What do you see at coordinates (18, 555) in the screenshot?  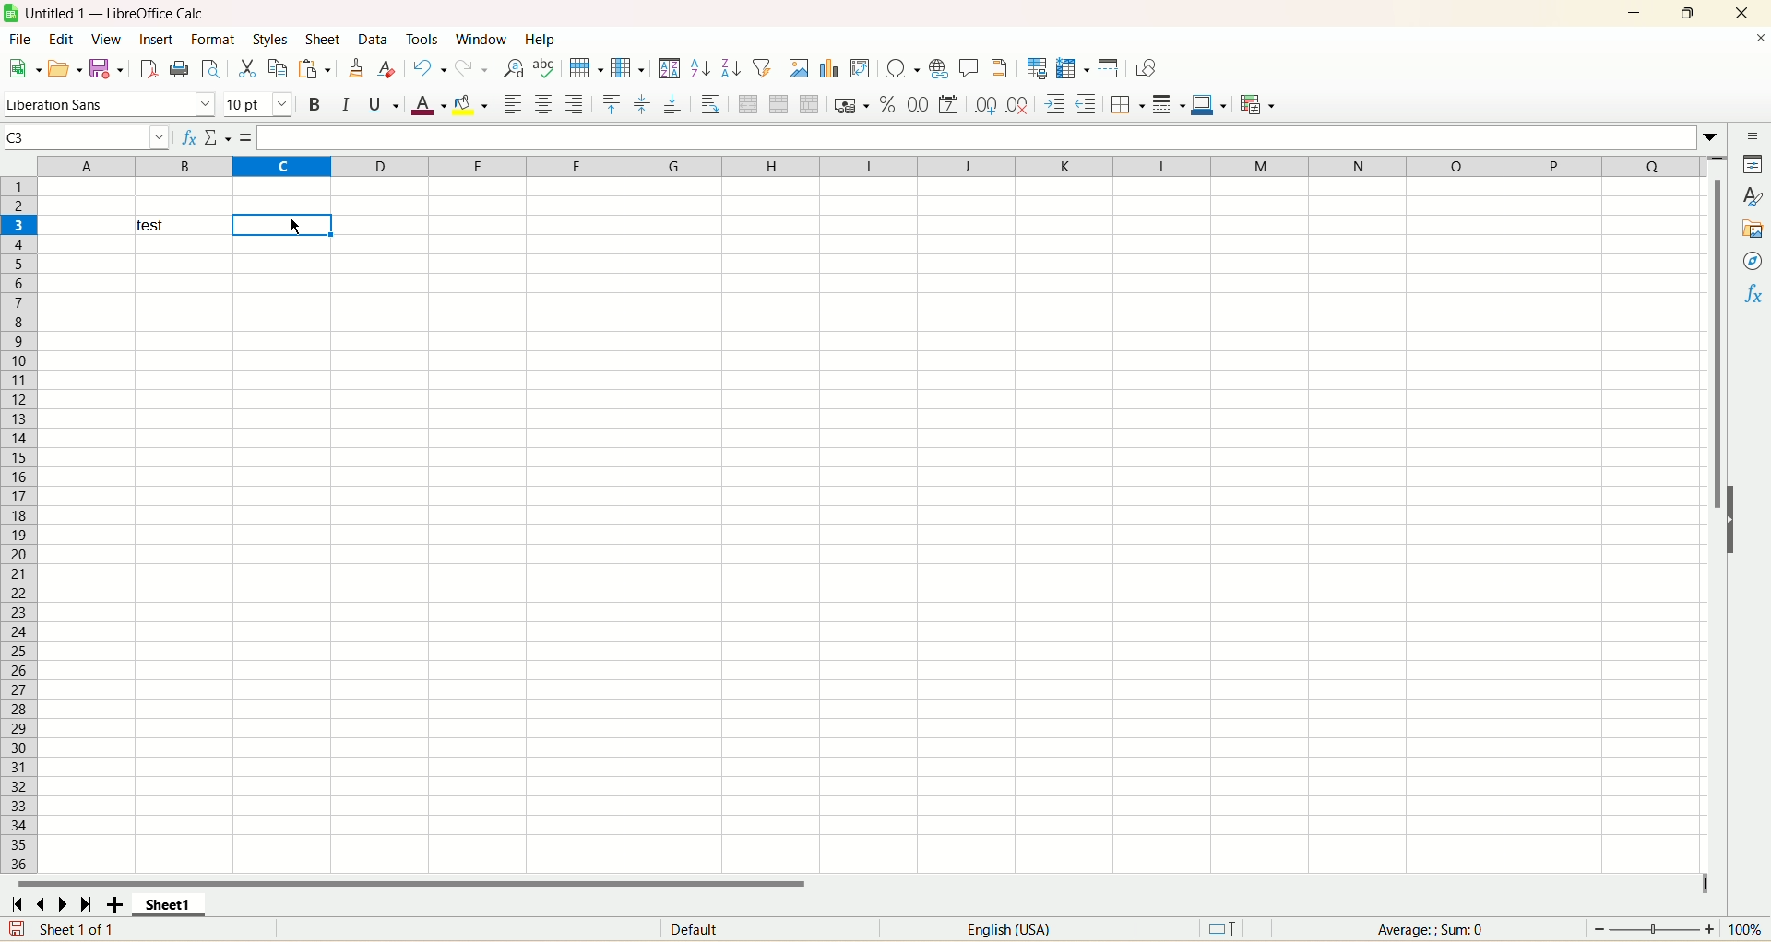 I see `row number` at bounding box center [18, 555].